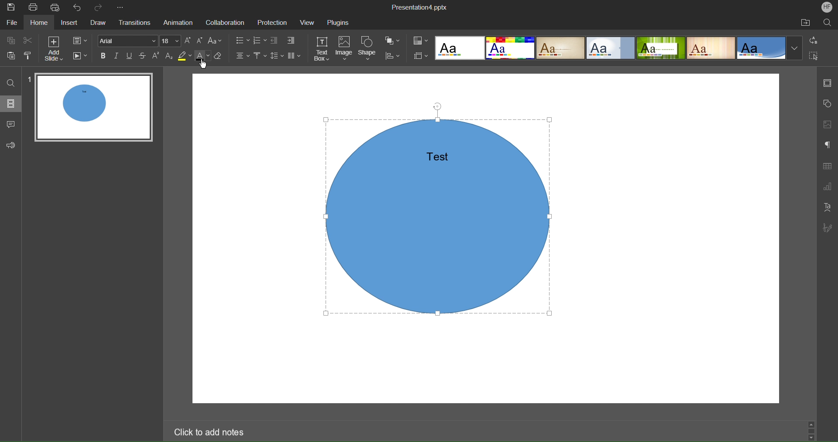 Image resolution: width=838 pixels, height=442 pixels. I want to click on Graph Settings, so click(828, 187).